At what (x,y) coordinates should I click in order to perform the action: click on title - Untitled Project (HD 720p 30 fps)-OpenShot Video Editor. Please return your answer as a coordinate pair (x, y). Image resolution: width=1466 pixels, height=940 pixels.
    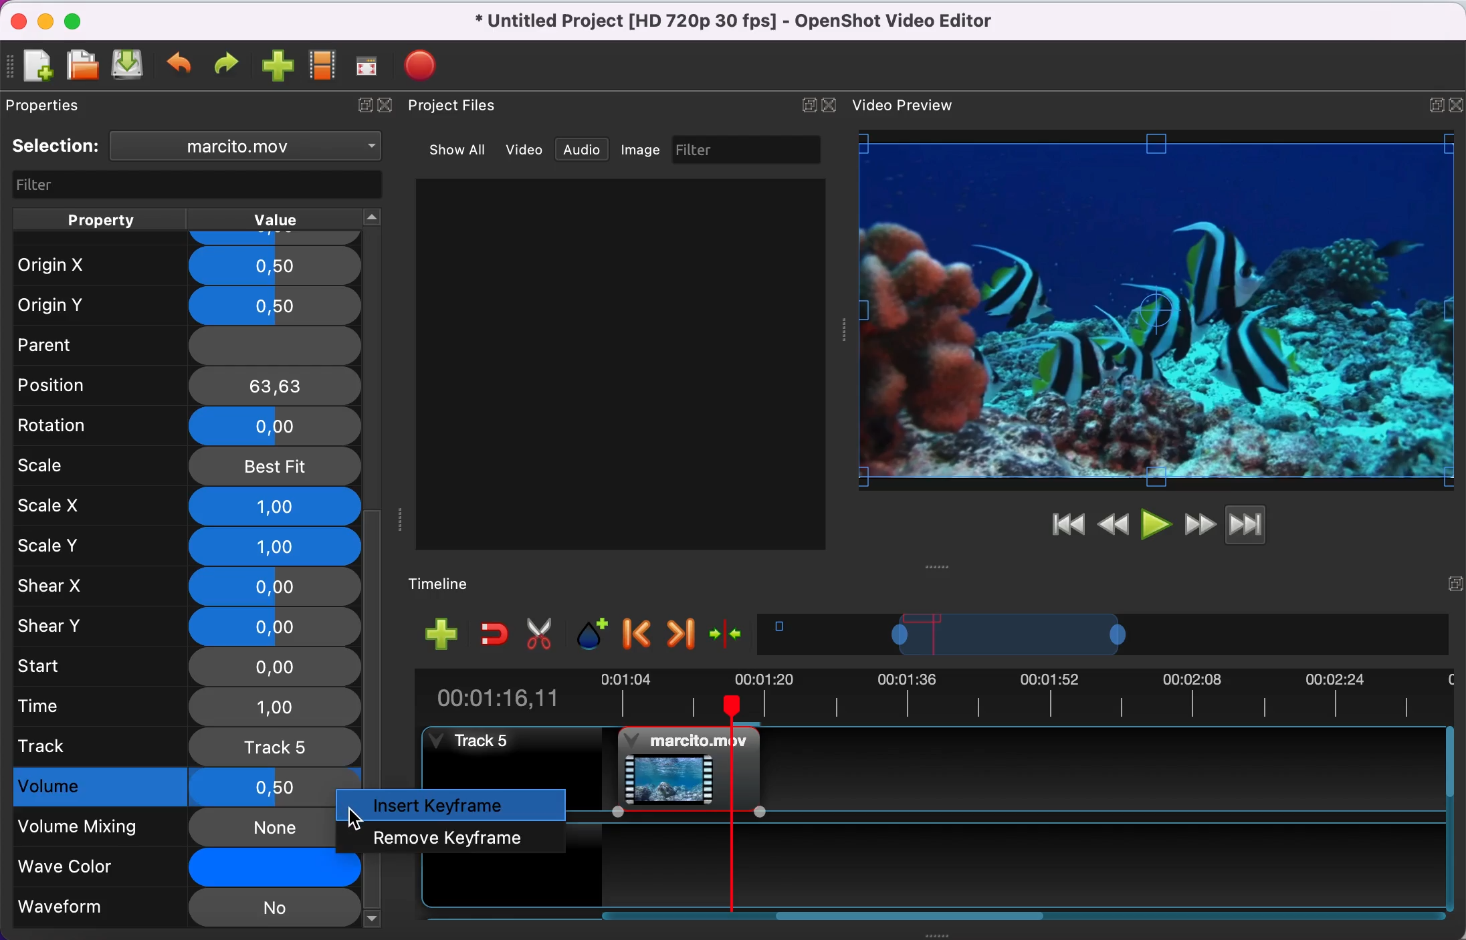
    Looking at the image, I should click on (755, 23).